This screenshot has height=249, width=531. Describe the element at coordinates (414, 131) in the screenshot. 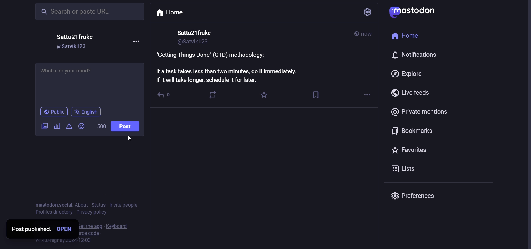

I see `bookmarks` at that location.